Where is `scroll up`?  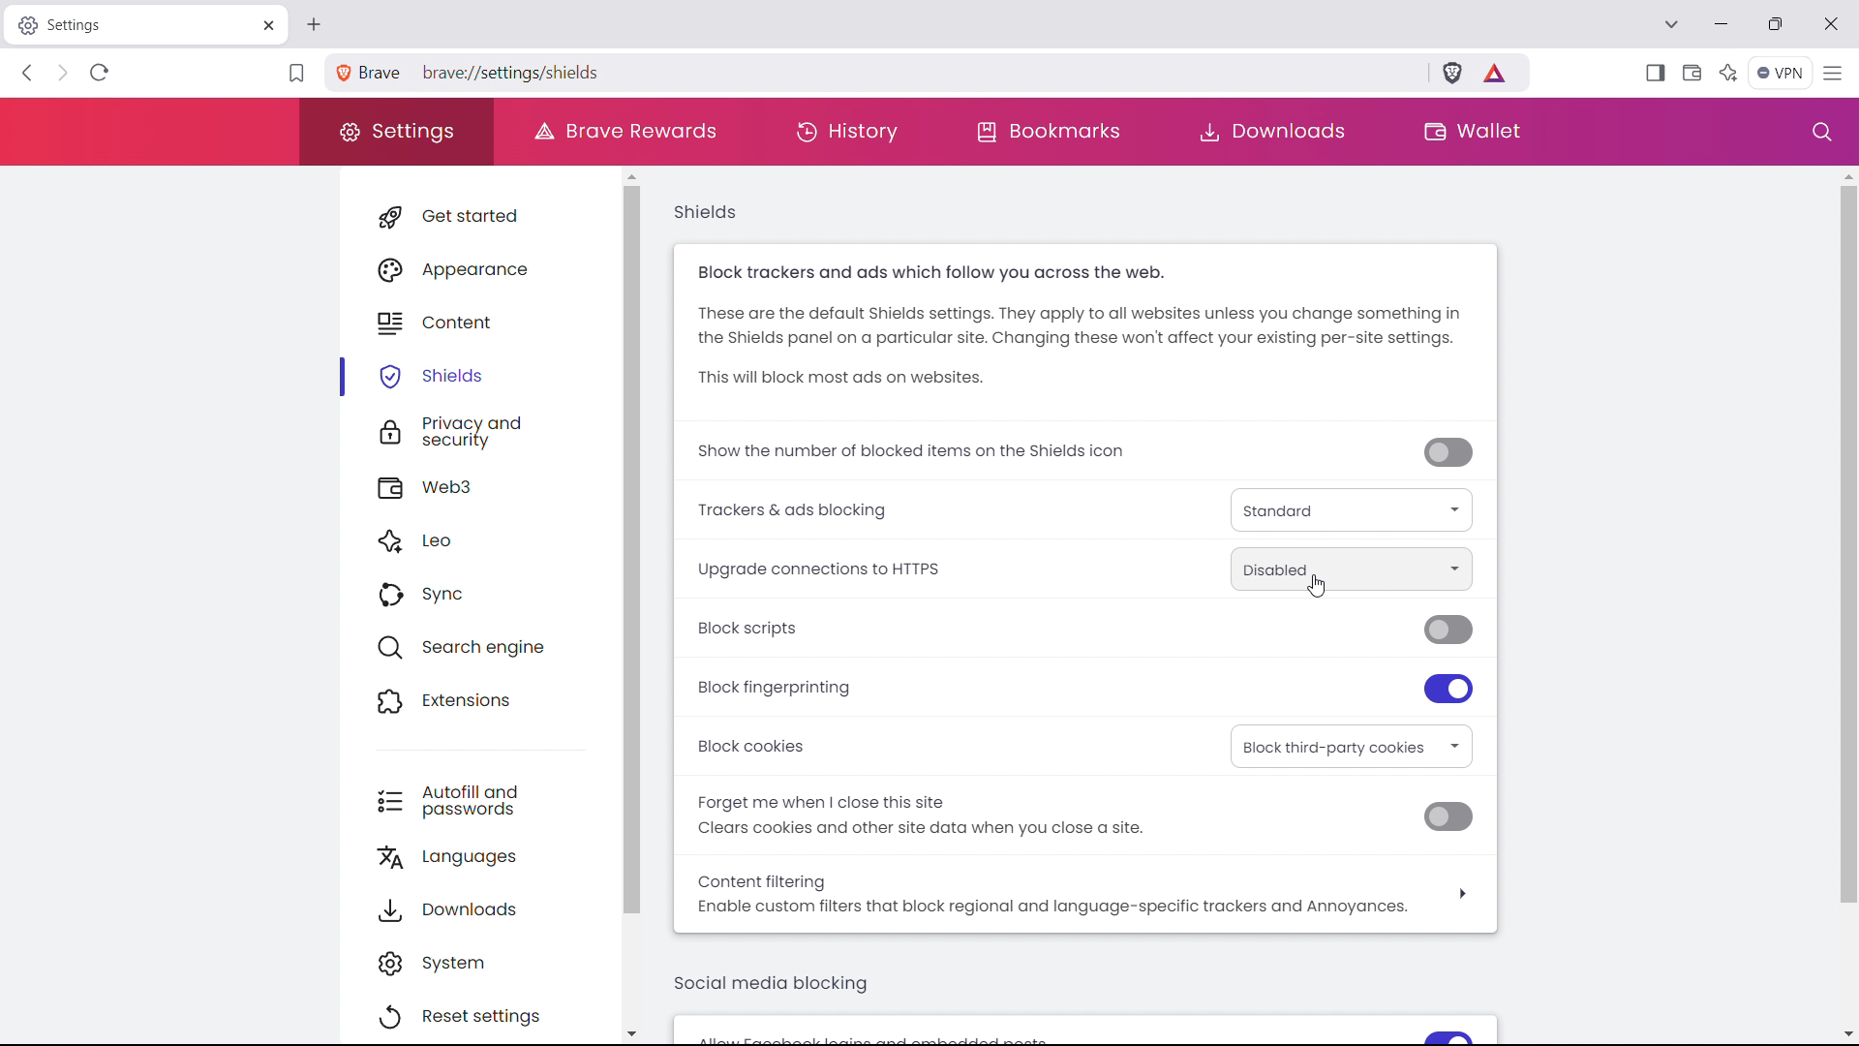
scroll up is located at coordinates (636, 175).